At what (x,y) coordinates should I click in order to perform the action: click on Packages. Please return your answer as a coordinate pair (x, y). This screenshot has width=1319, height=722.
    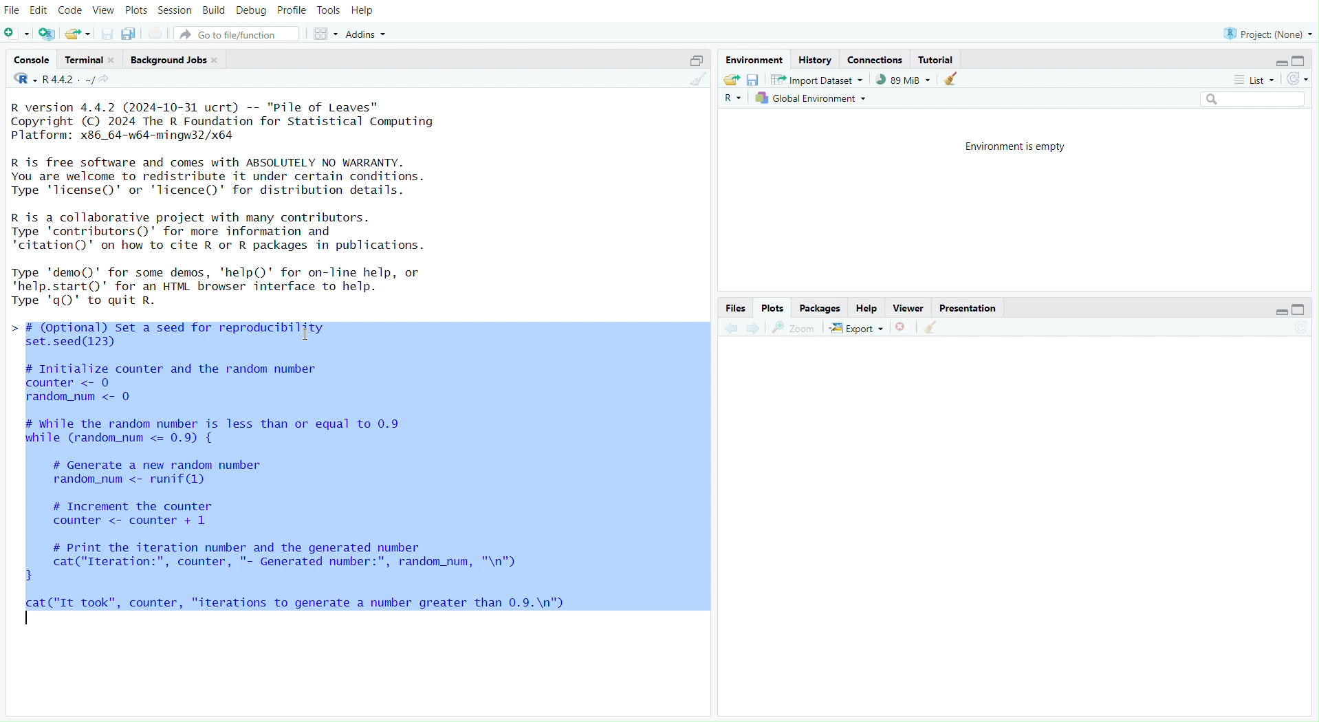
    Looking at the image, I should click on (820, 307).